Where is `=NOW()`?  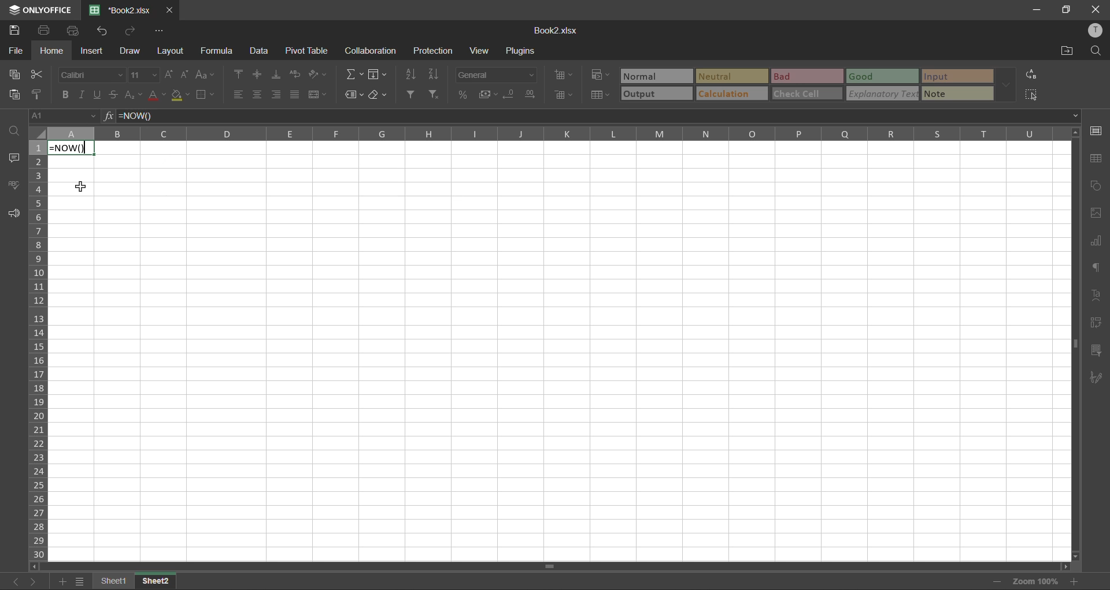 =NOW() is located at coordinates (73, 148).